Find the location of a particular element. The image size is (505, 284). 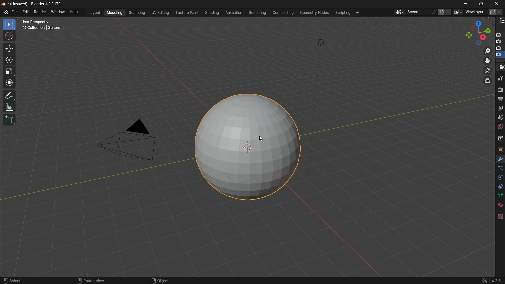

scene name is located at coordinates (418, 12).